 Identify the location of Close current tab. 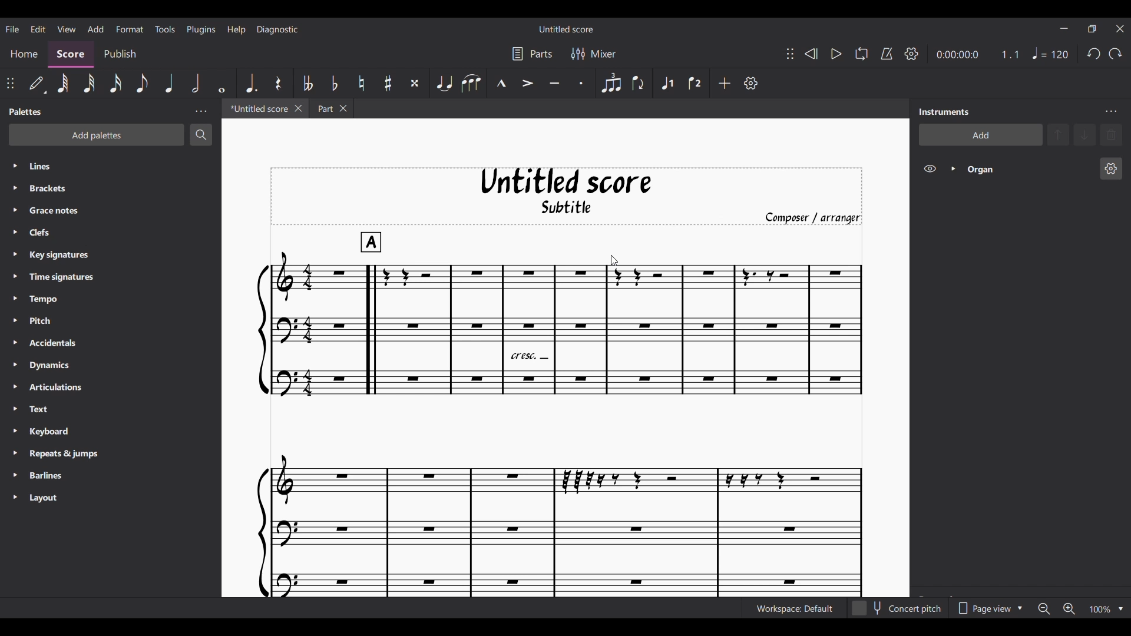
(299, 108).